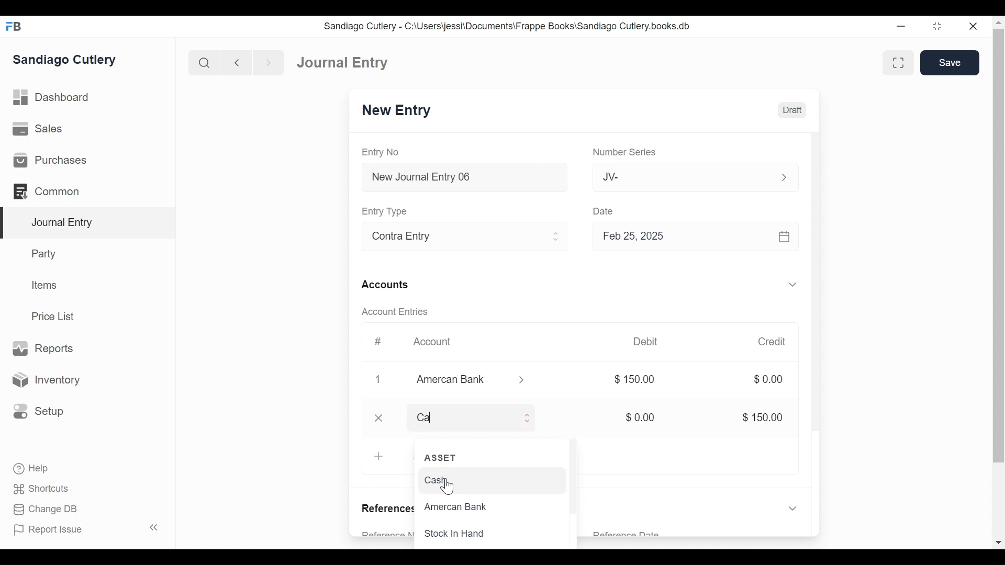  What do you see at coordinates (690, 236) in the screenshot?
I see `Feb 25, 2025` at bounding box center [690, 236].